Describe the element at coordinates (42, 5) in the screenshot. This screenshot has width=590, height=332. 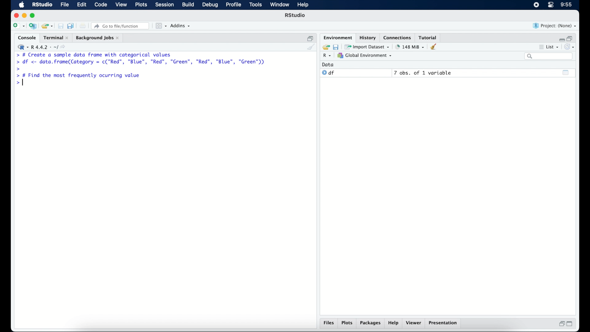
I see `R studio` at that location.